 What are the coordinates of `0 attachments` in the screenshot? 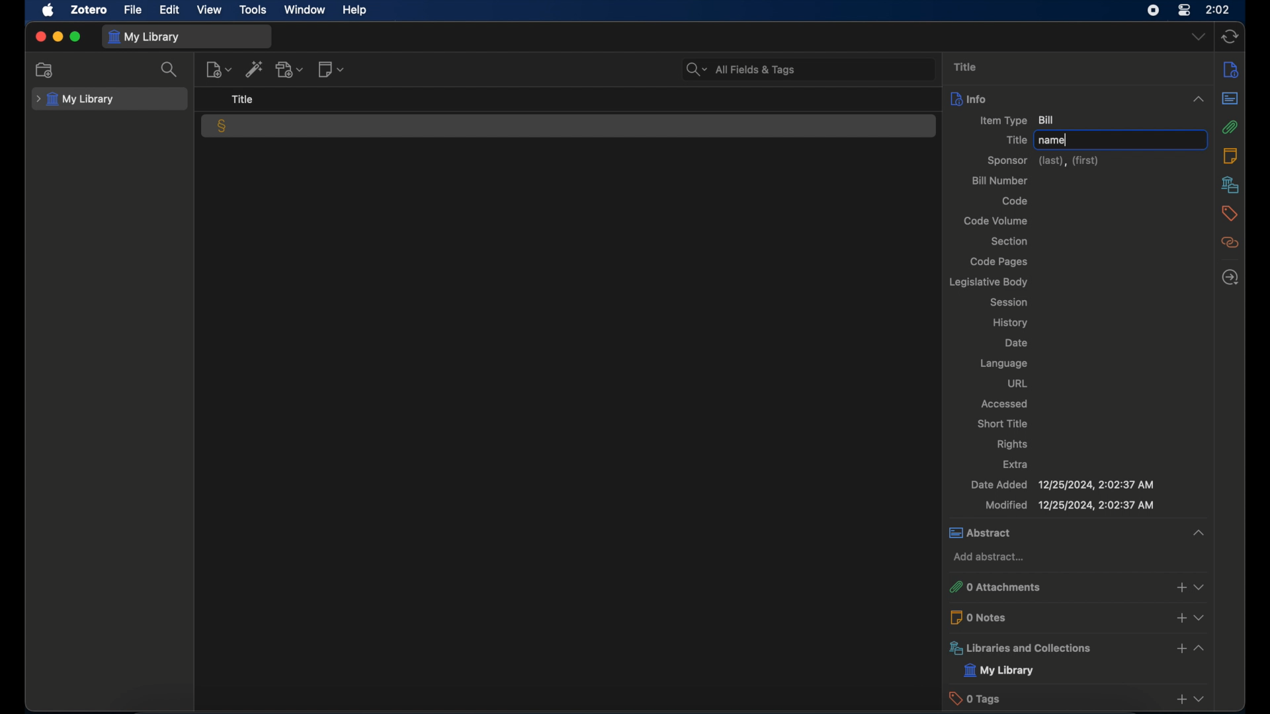 It's located at (1076, 587).